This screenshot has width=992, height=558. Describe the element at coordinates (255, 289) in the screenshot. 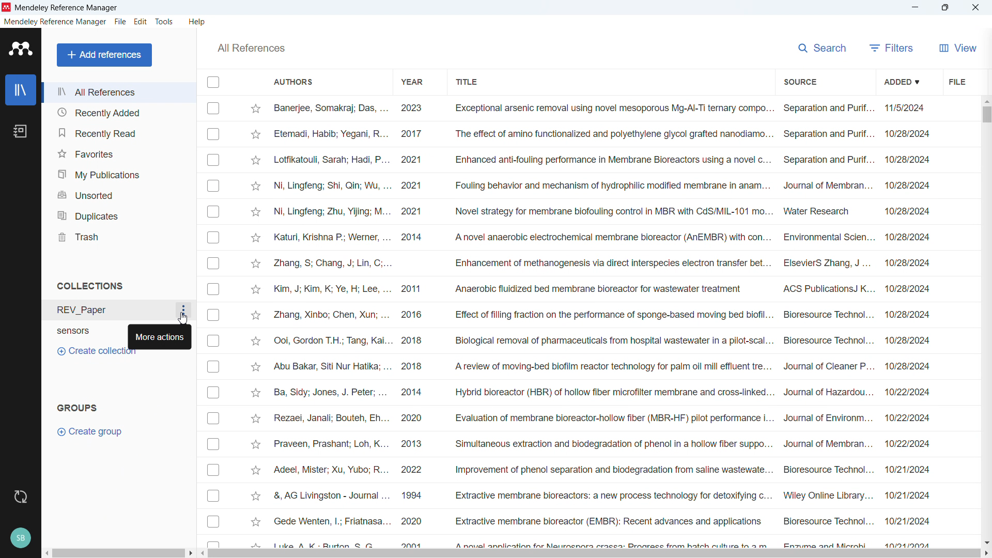

I see `Star mark respective publication` at that location.